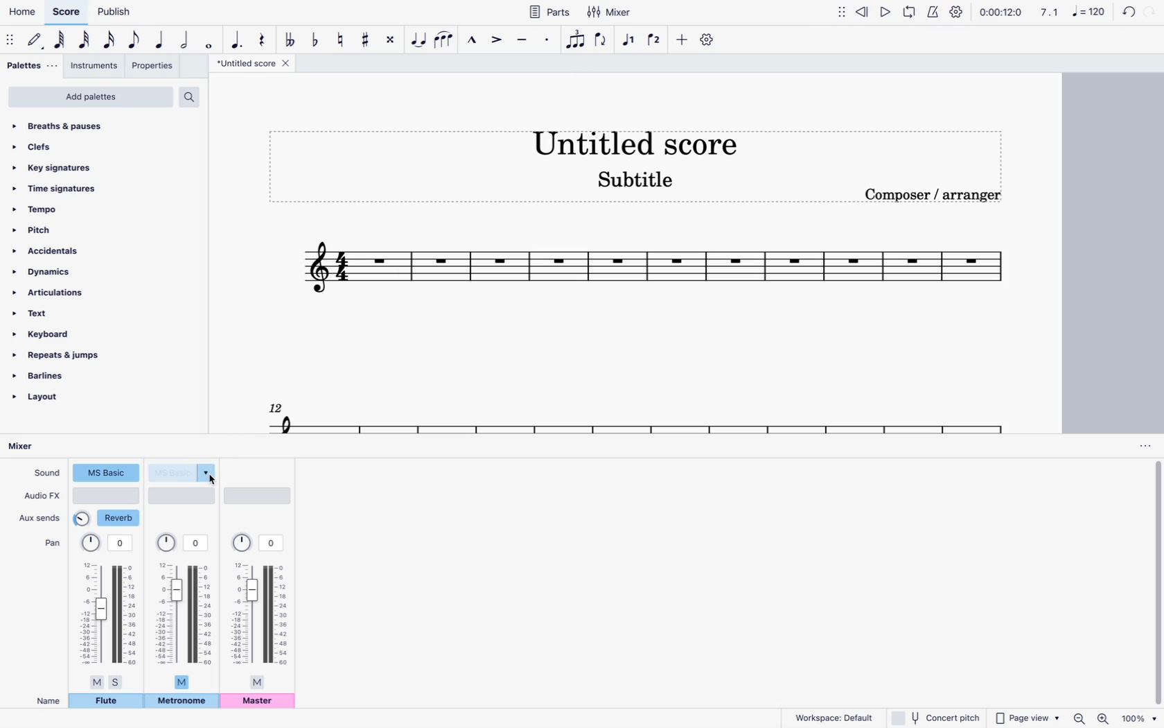  Describe the element at coordinates (910, 14) in the screenshot. I see `loop playback` at that location.